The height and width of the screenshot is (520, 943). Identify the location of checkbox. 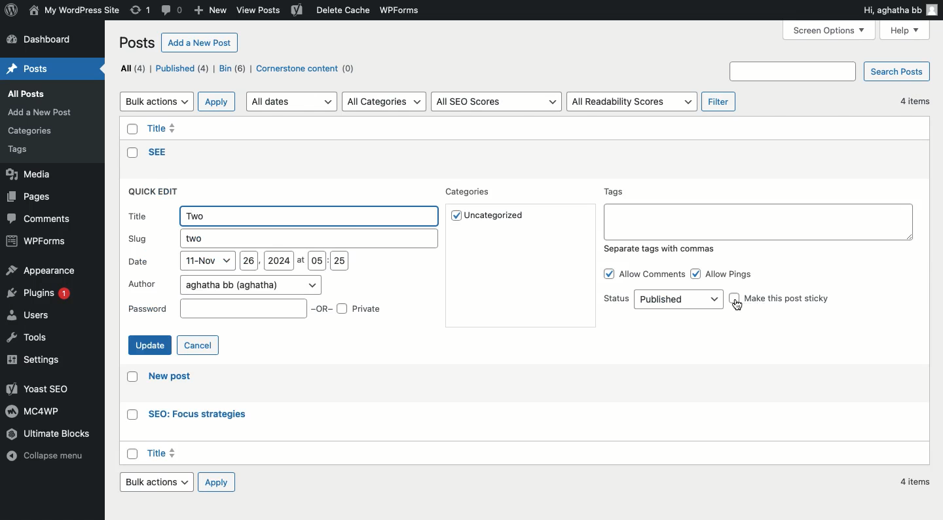
(130, 128).